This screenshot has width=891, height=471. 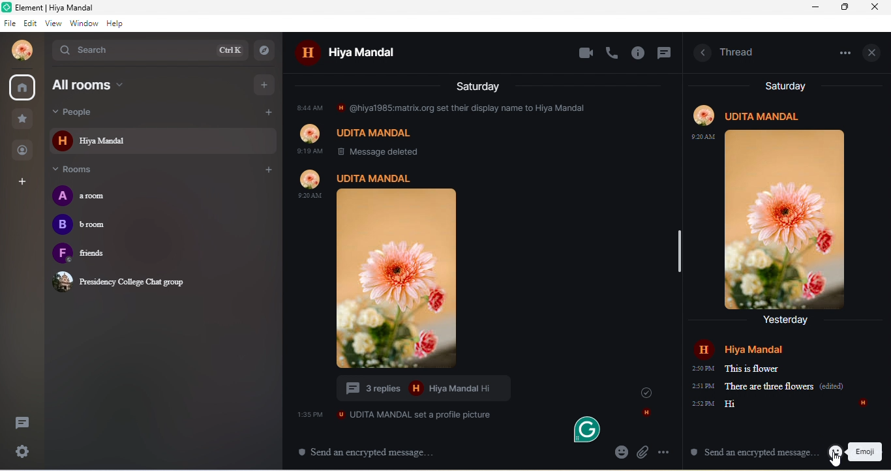 What do you see at coordinates (53, 23) in the screenshot?
I see `View` at bounding box center [53, 23].